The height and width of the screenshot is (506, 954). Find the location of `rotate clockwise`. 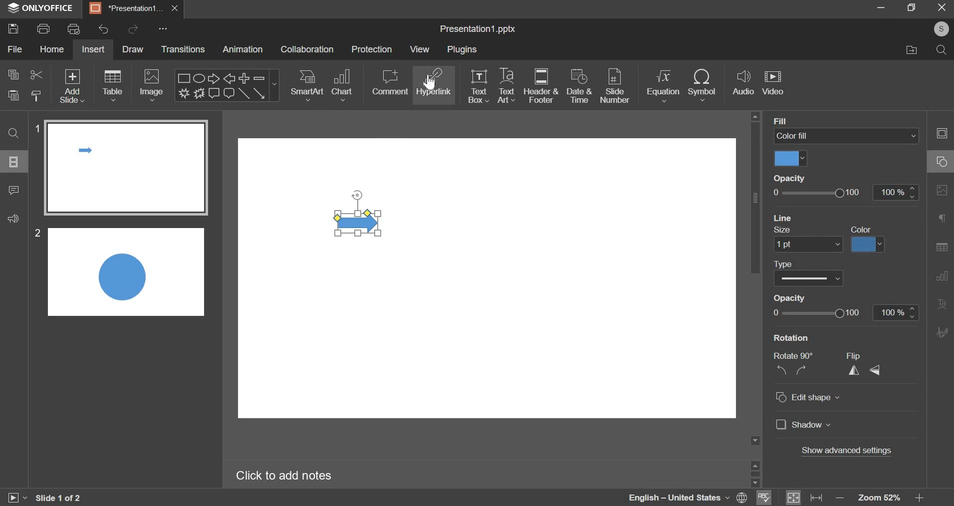

rotate clockwise is located at coordinates (802, 371).